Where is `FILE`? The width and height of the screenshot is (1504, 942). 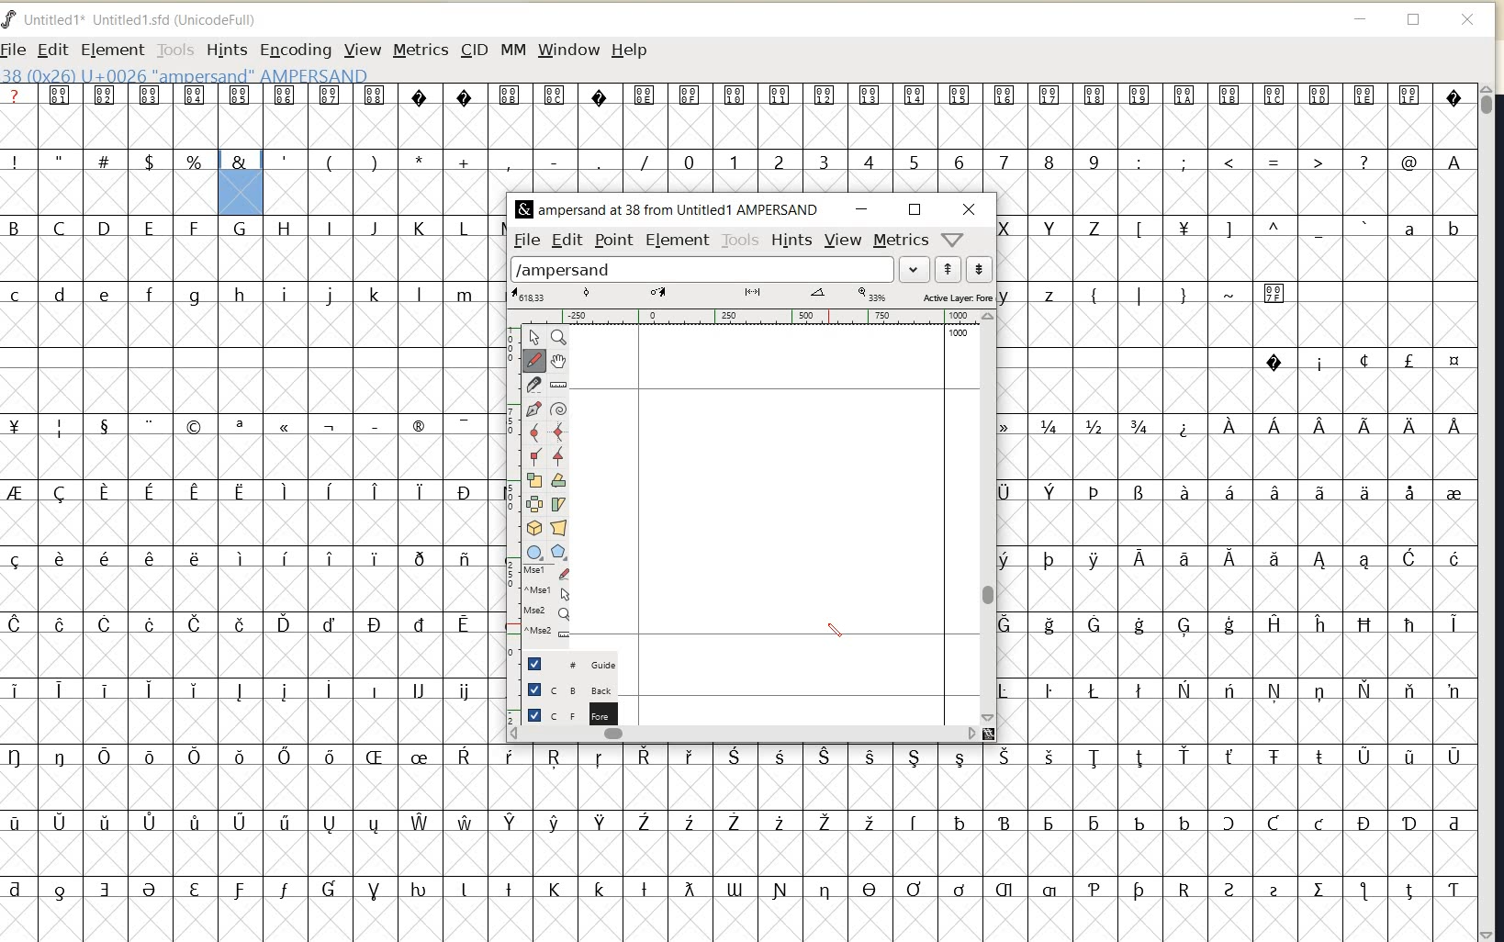 FILE is located at coordinates (527, 239).